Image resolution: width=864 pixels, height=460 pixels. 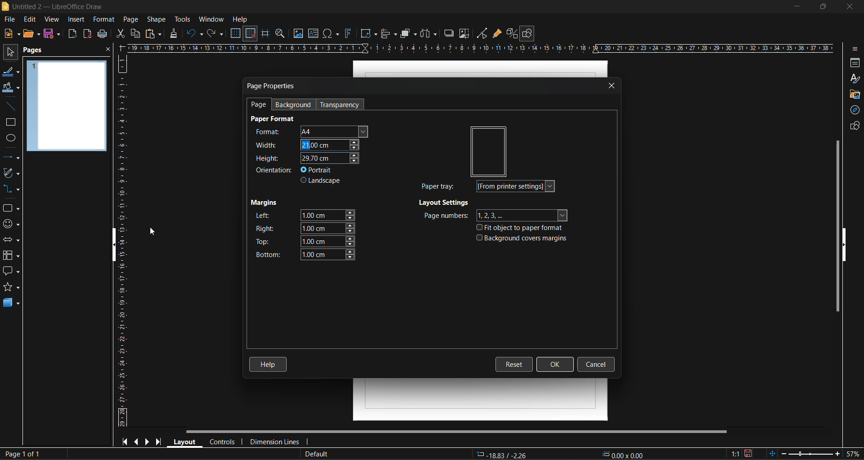 What do you see at coordinates (107, 50) in the screenshot?
I see `close` at bounding box center [107, 50].